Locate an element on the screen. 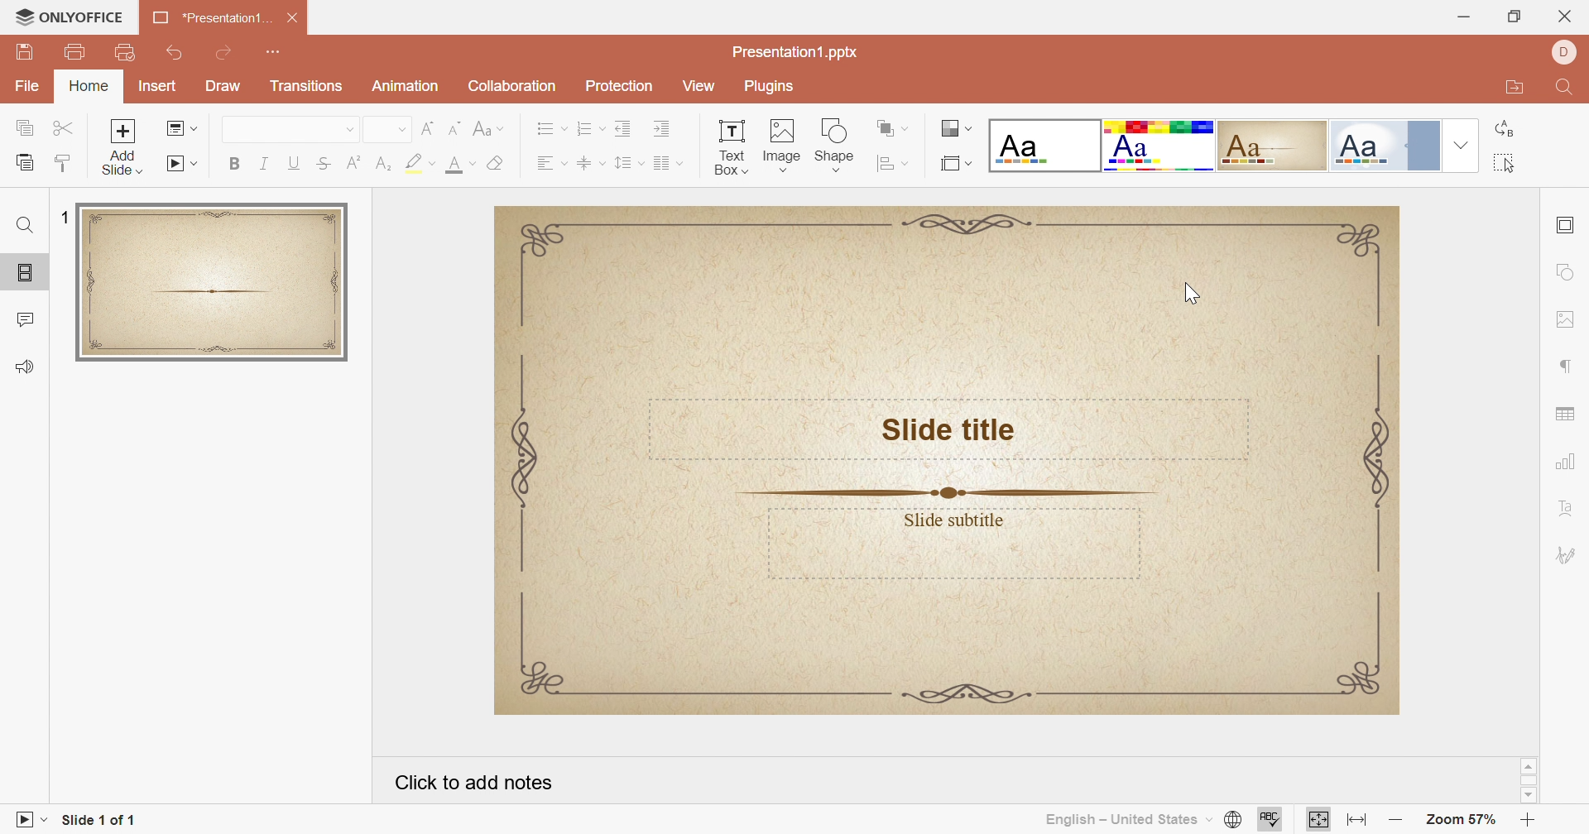 The height and width of the screenshot is (834, 1589). Font Color is located at coordinates (458, 165).